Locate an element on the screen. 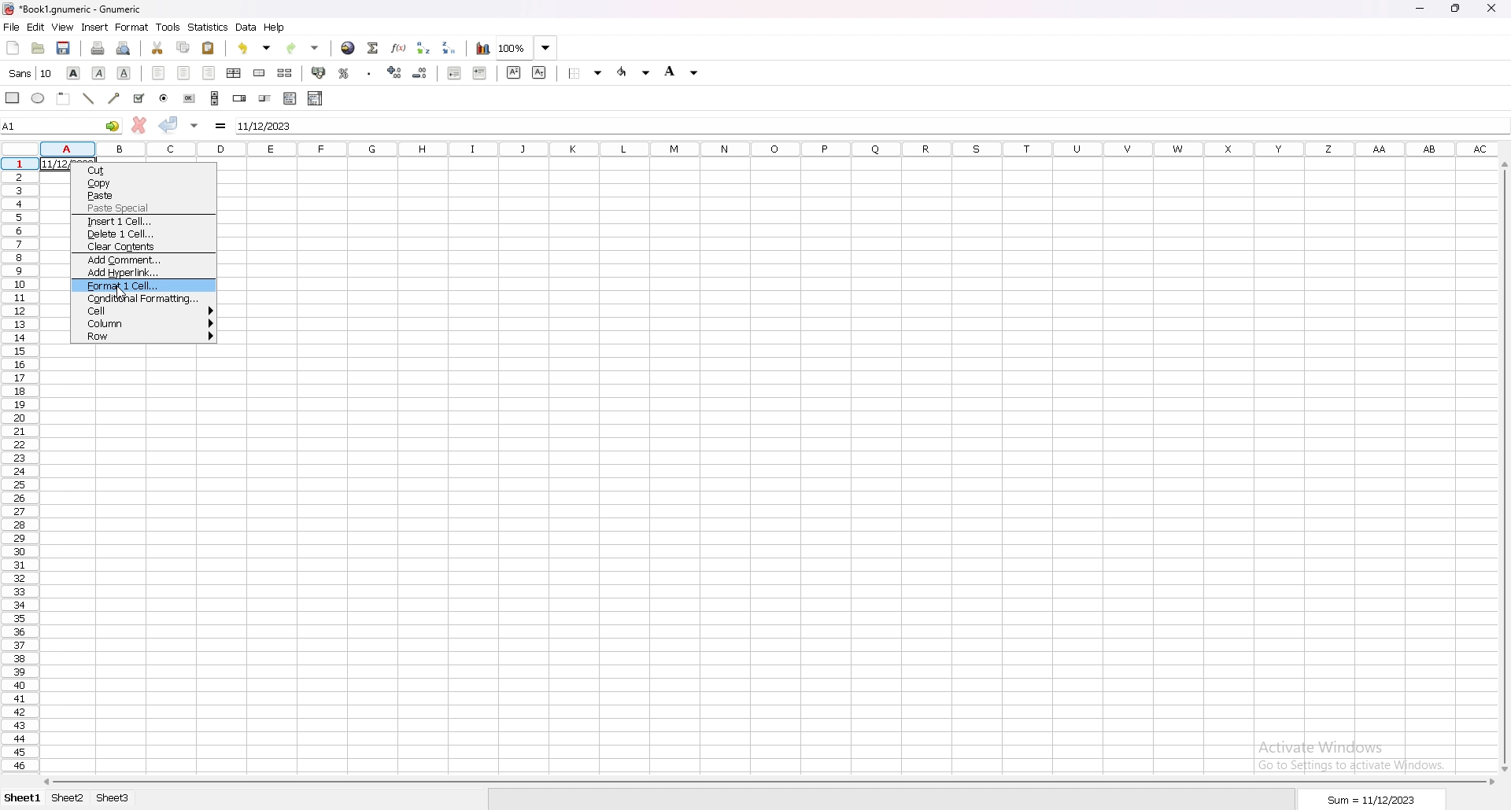 The width and height of the screenshot is (1511, 810). split merged cells is located at coordinates (286, 73).